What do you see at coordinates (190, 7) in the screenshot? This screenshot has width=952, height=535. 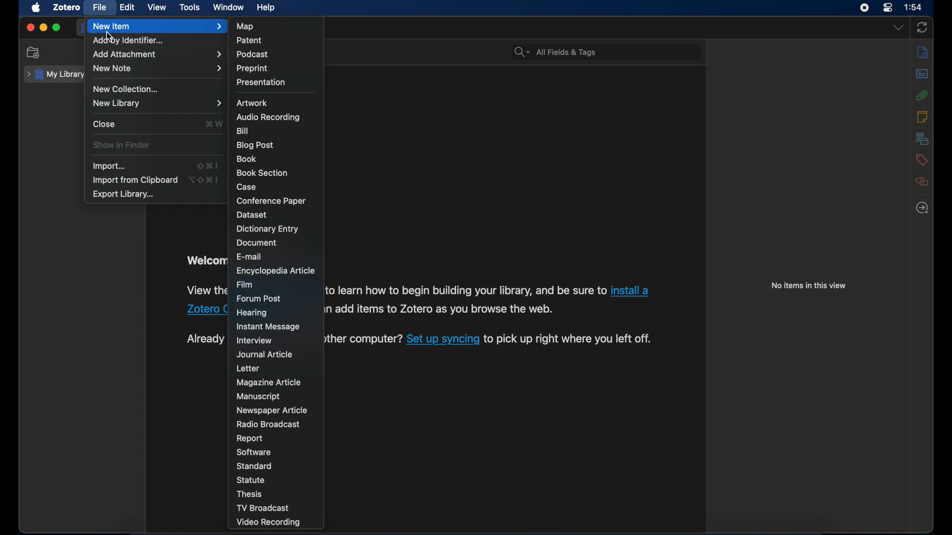 I see `tools` at bounding box center [190, 7].